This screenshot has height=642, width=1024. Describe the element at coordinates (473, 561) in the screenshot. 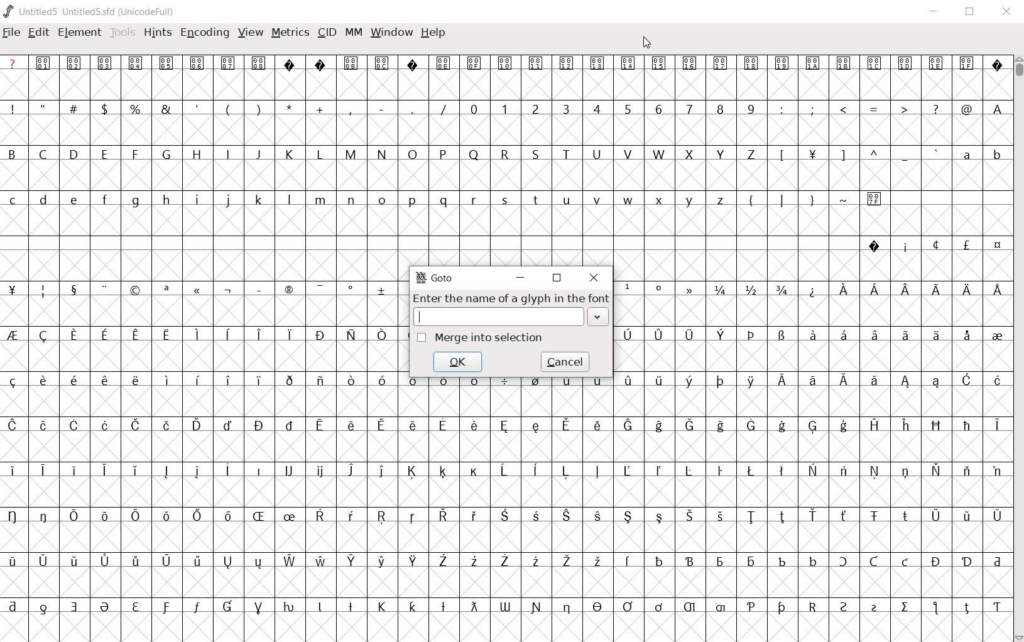

I see `Symbol` at that location.